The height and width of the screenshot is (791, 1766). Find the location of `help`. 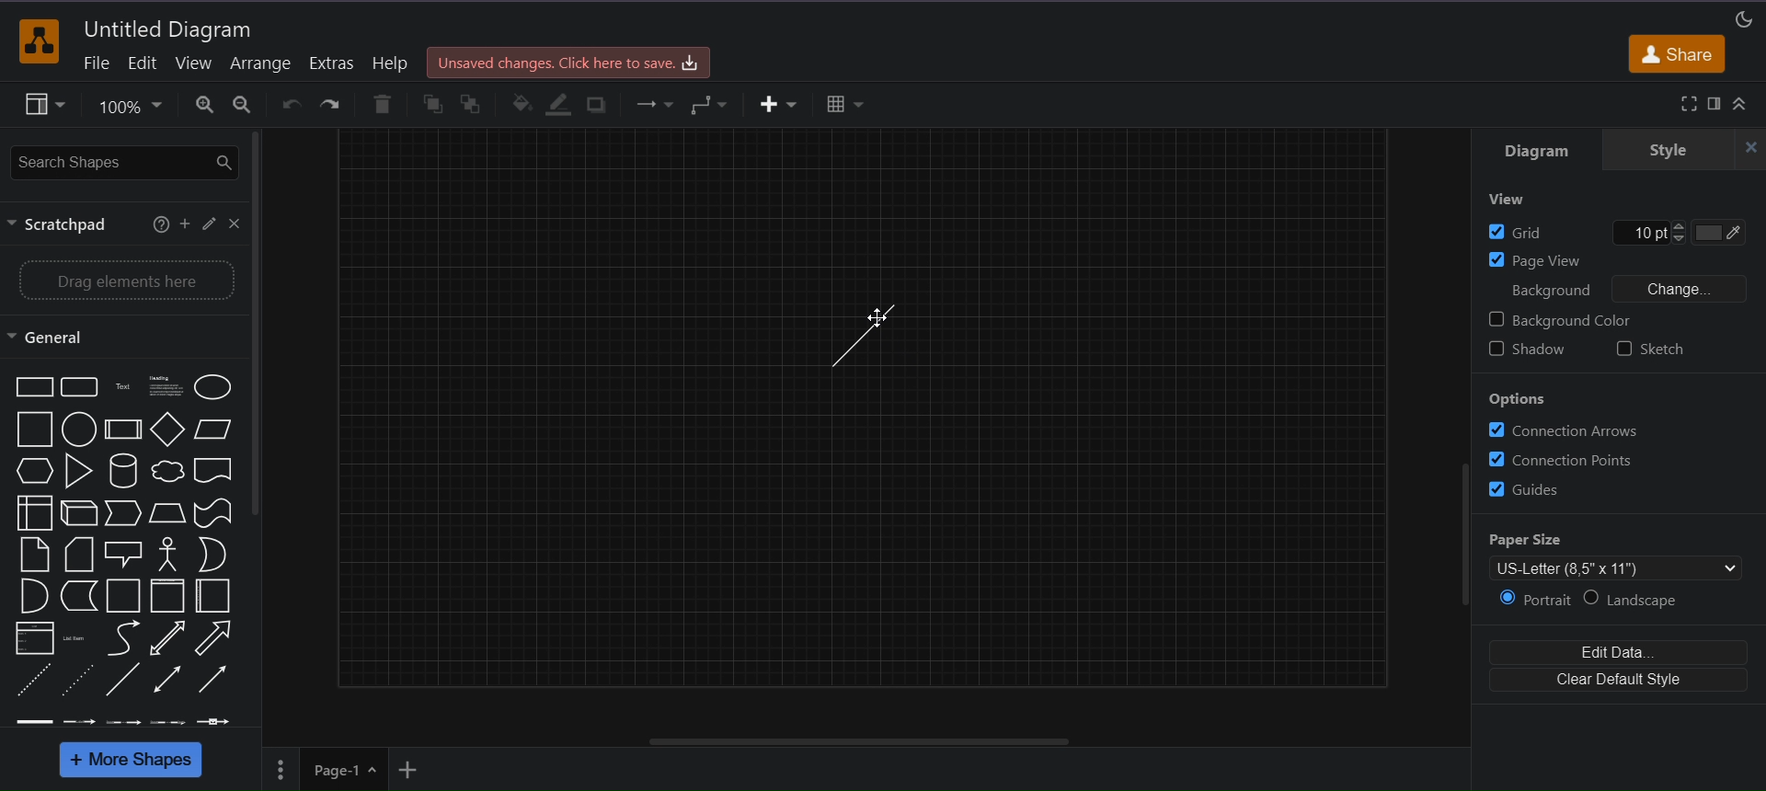

help is located at coordinates (390, 62).